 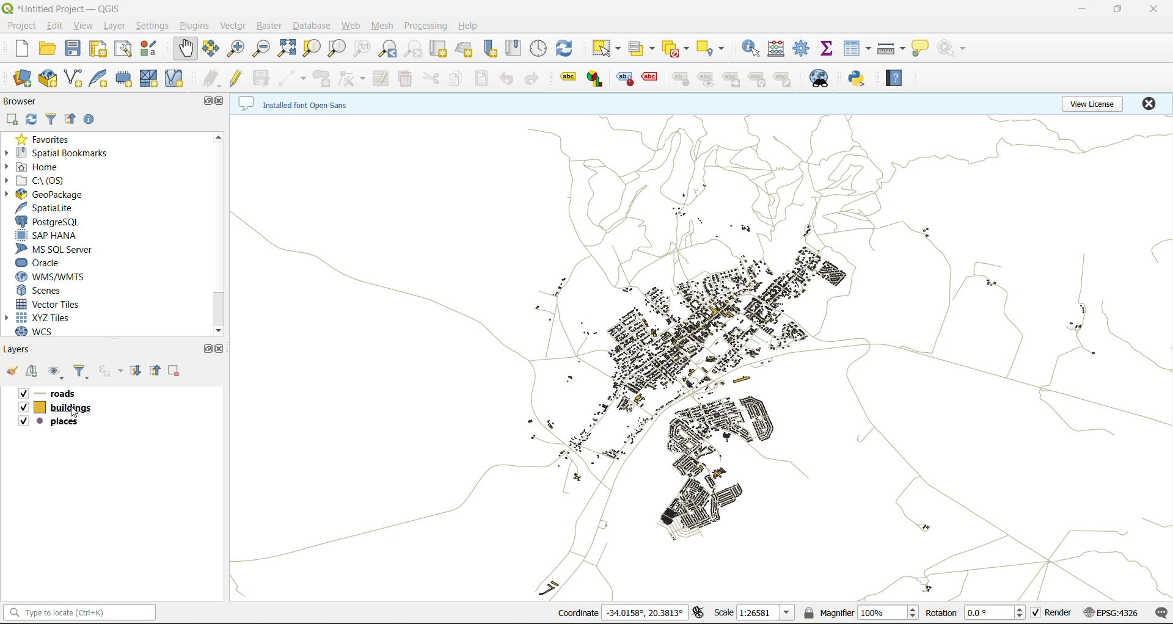 What do you see at coordinates (54, 290) in the screenshot?
I see `scenes` at bounding box center [54, 290].